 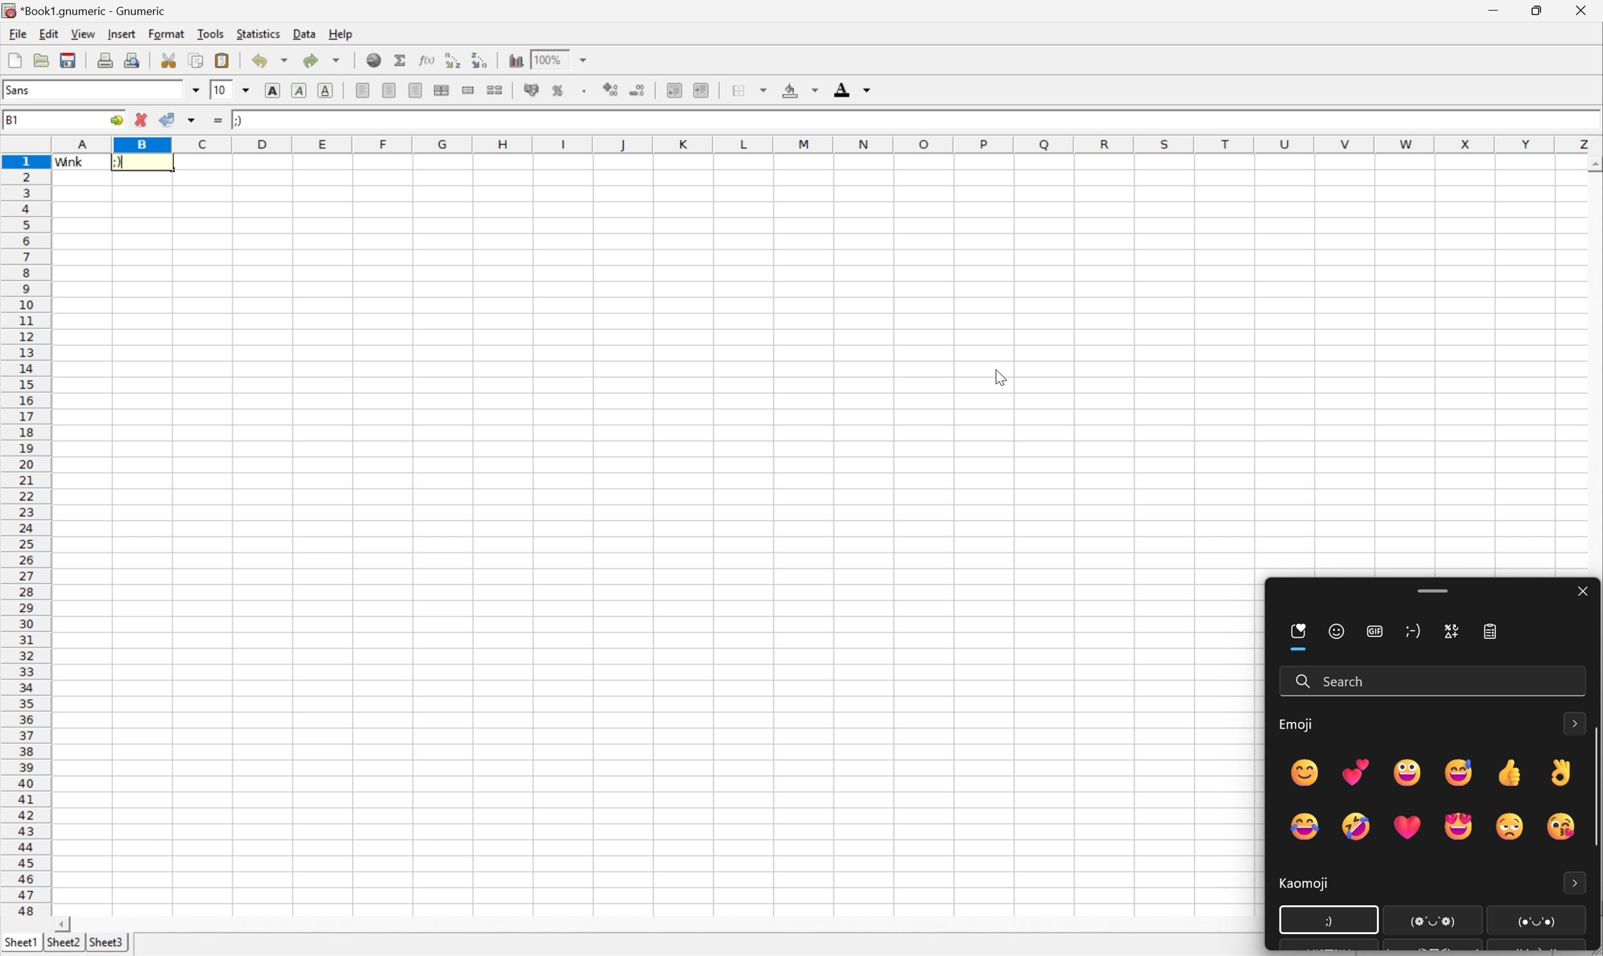 I want to click on print, so click(x=104, y=60).